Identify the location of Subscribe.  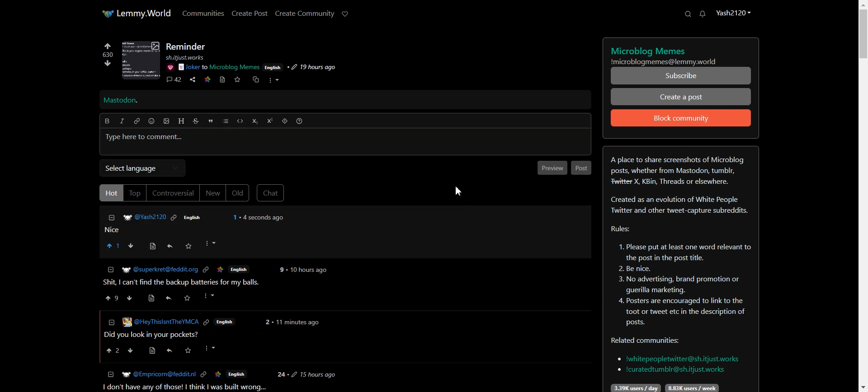
(681, 76).